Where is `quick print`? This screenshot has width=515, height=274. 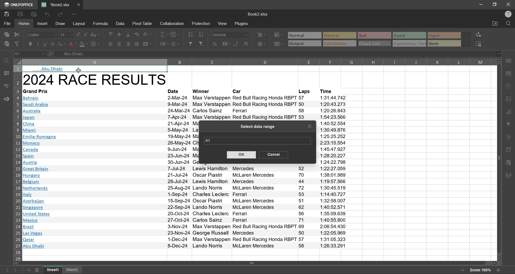
quick print is located at coordinates (34, 14).